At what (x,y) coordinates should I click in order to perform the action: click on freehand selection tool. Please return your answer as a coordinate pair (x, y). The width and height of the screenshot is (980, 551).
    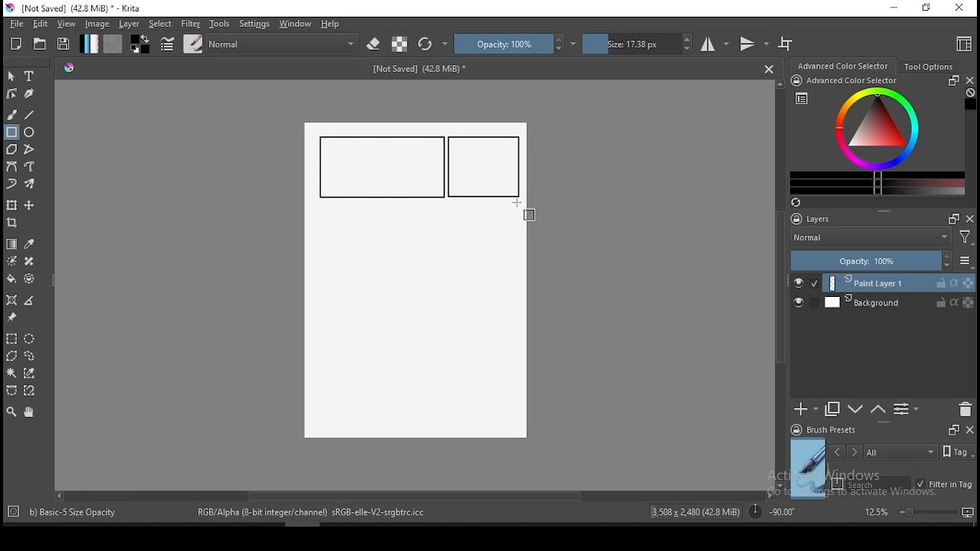
    Looking at the image, I should click on (30, 356).